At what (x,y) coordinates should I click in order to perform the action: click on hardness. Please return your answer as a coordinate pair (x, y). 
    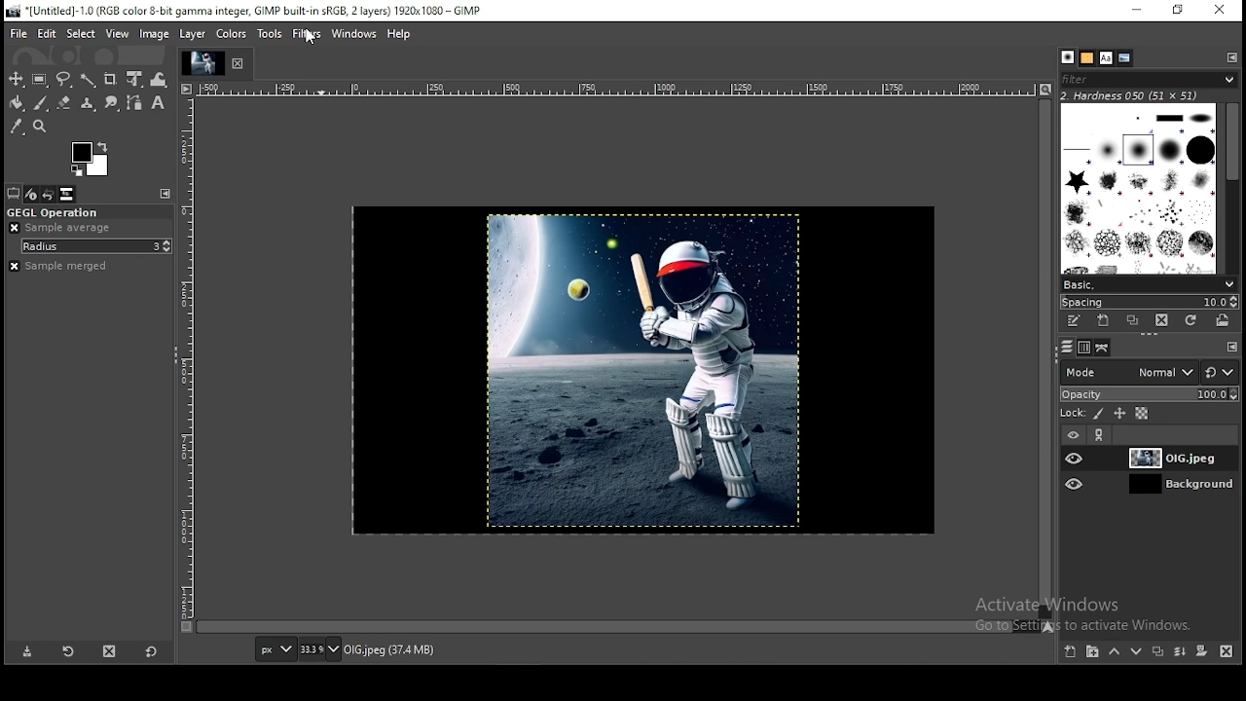
    Looking at the image, I should click on (1144, 95).